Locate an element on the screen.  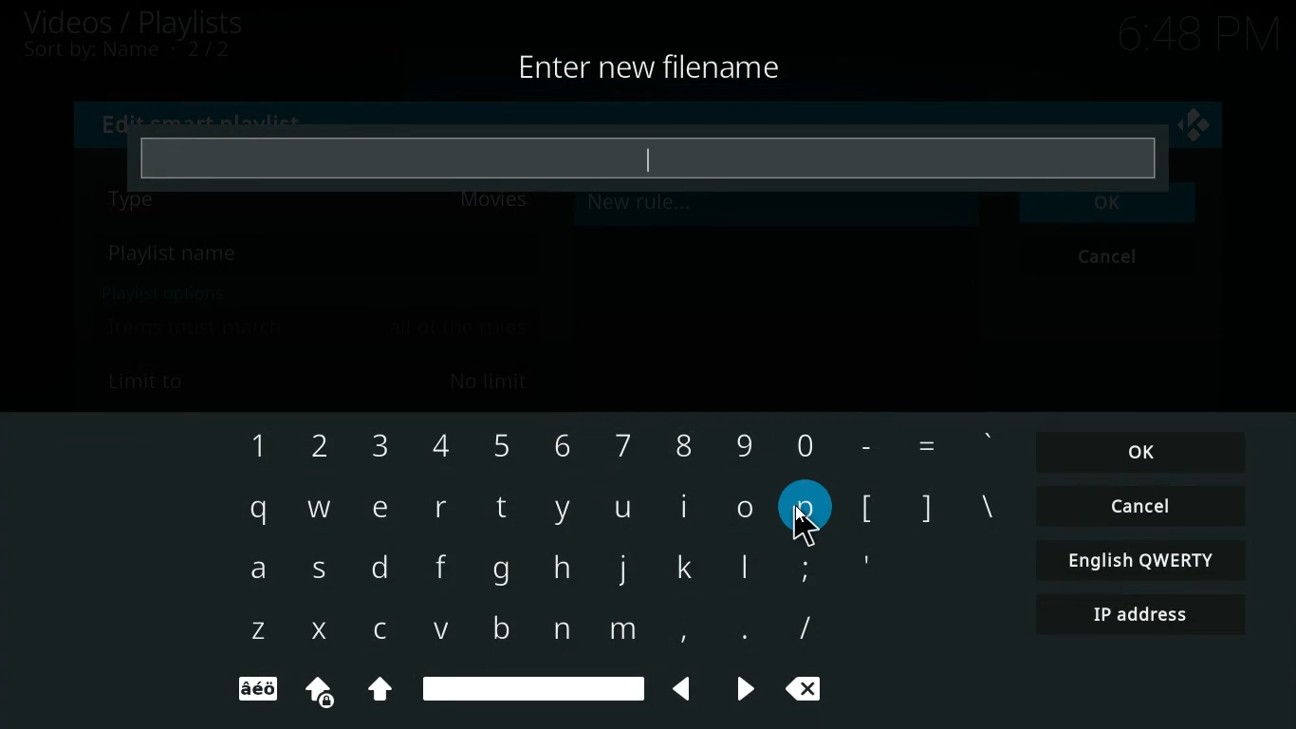
i is located at coordinates (686, 507).